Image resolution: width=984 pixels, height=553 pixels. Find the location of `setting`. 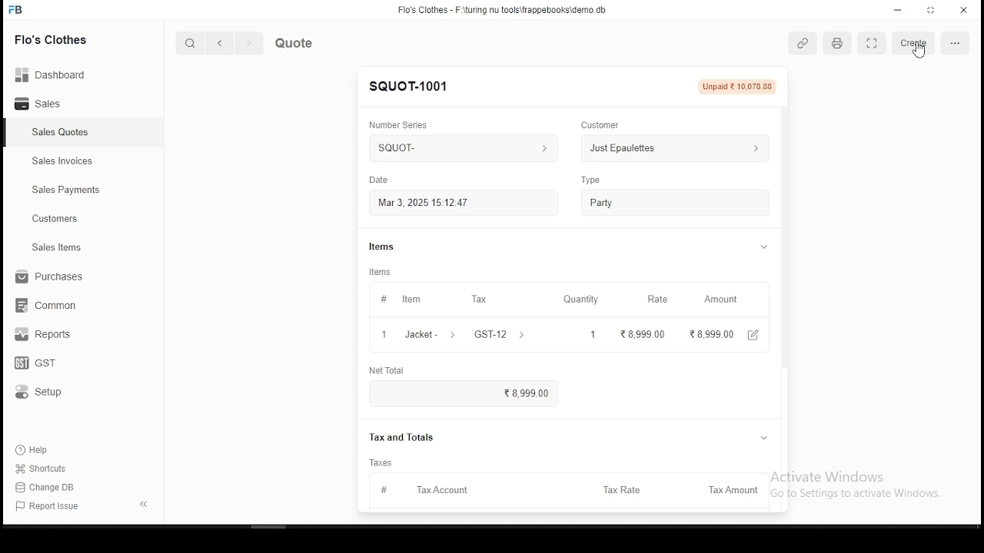

setting is located at coordinates (952, 43).